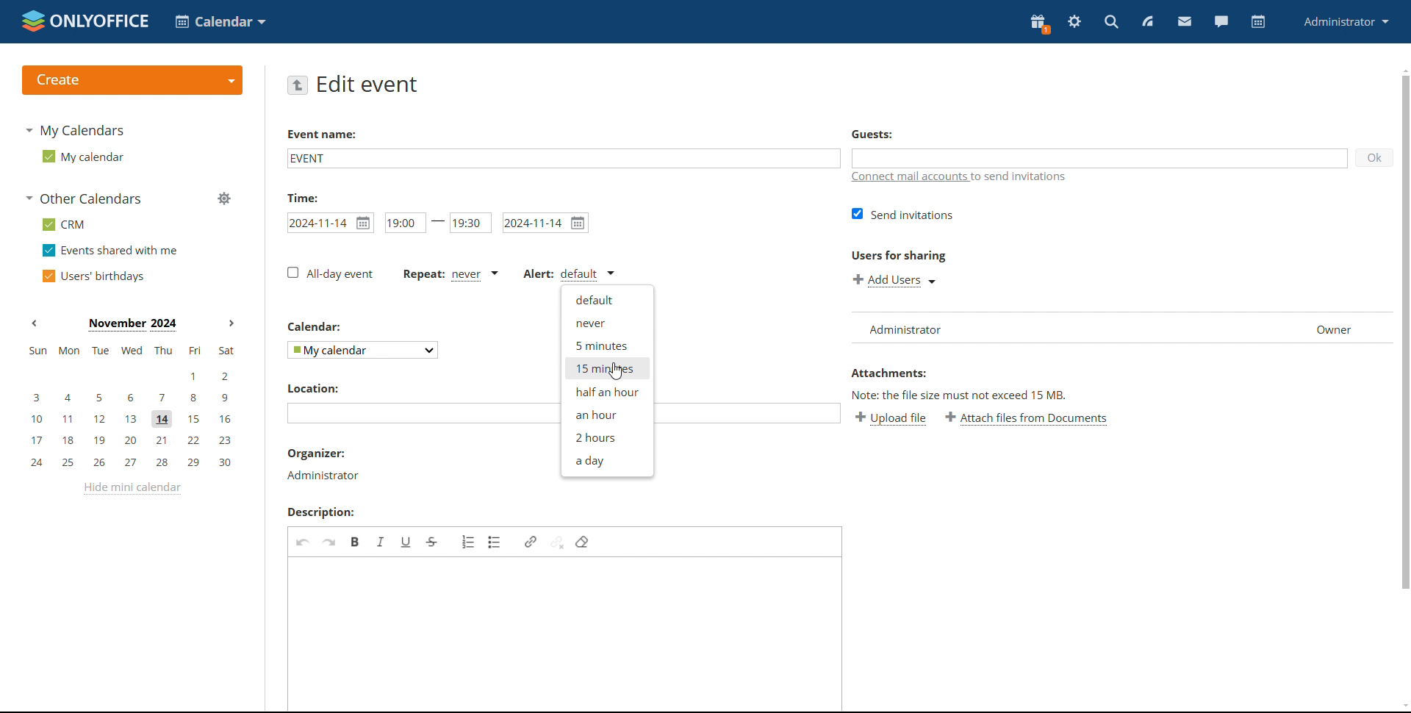 The width and height of the screenshot is (1411, 713). I want to click on go back, so click(298, 85).